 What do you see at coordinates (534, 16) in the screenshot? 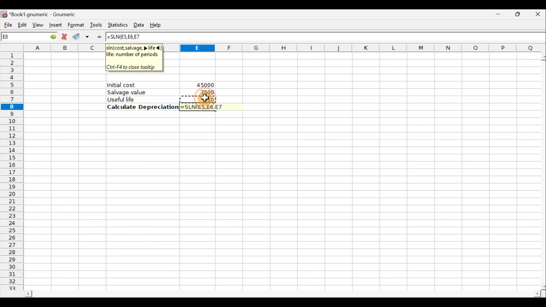
I see `Close` at bounding box center [534, 16].